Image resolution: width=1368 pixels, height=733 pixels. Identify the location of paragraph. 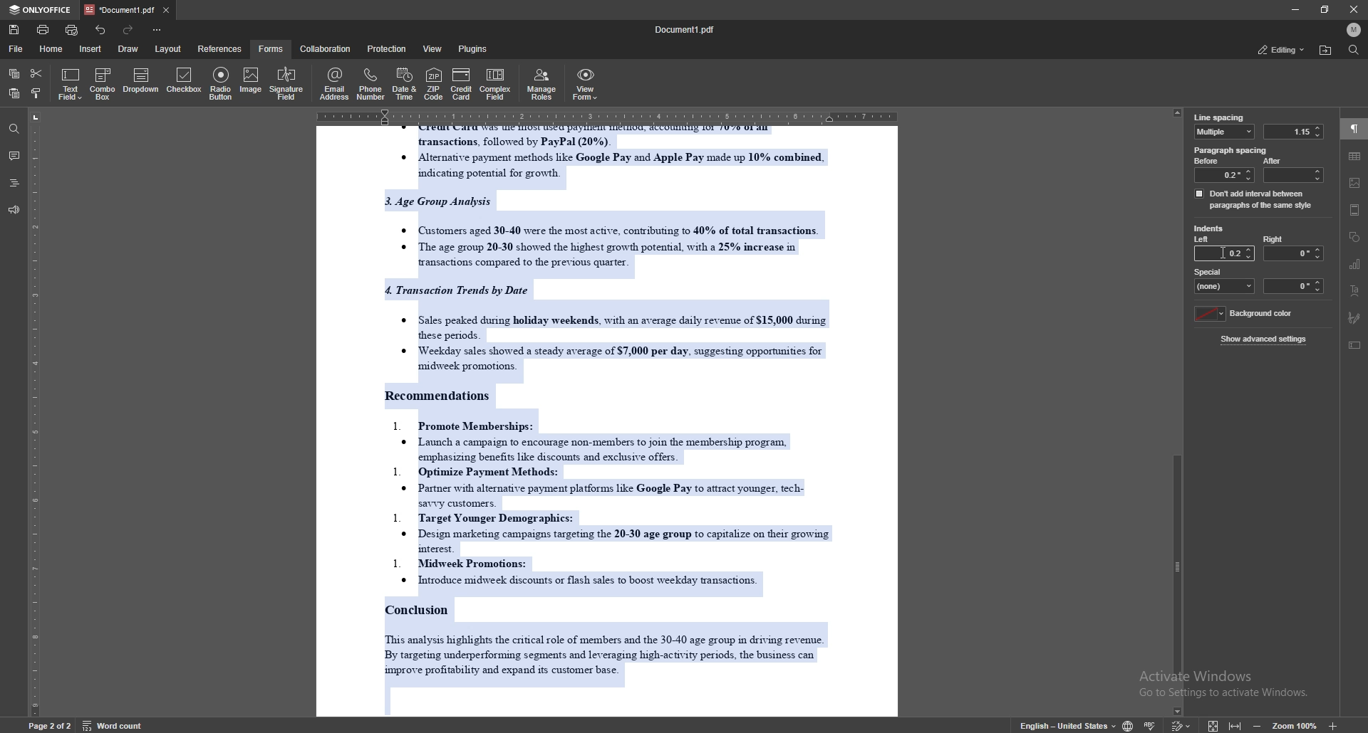
(1354, 130).